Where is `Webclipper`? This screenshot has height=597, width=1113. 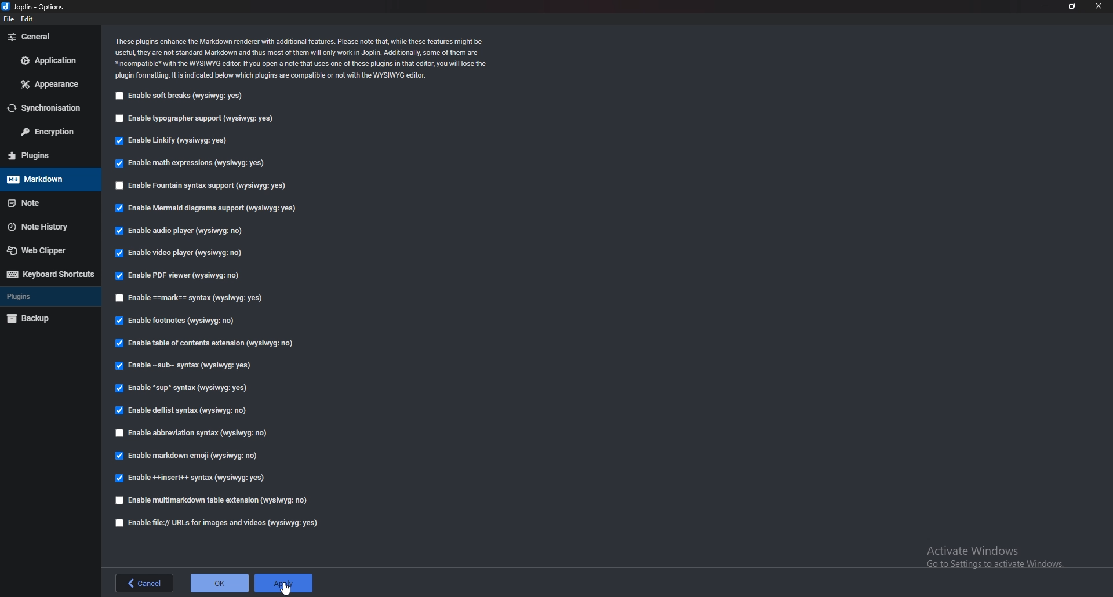 Webclipper is located at coordinates (46, 249).